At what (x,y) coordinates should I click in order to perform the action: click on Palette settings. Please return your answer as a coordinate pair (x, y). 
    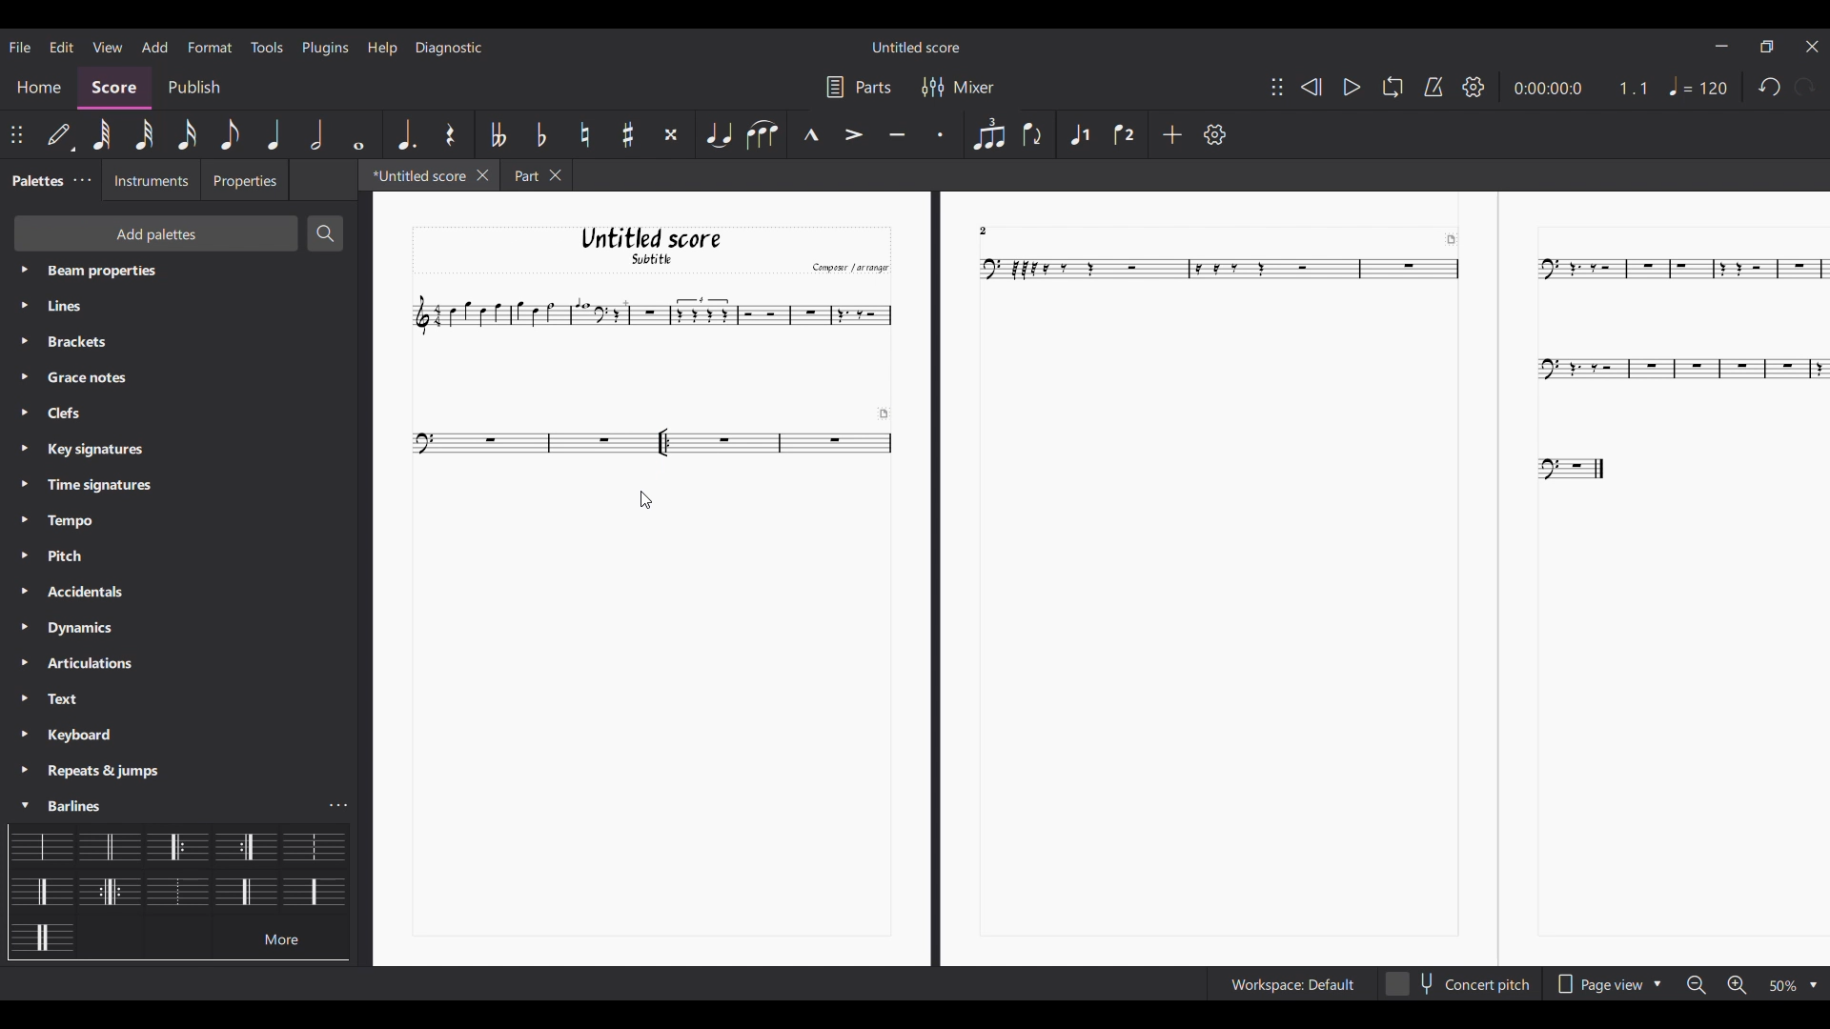
    Looking at the image, I should click on (75, 558).